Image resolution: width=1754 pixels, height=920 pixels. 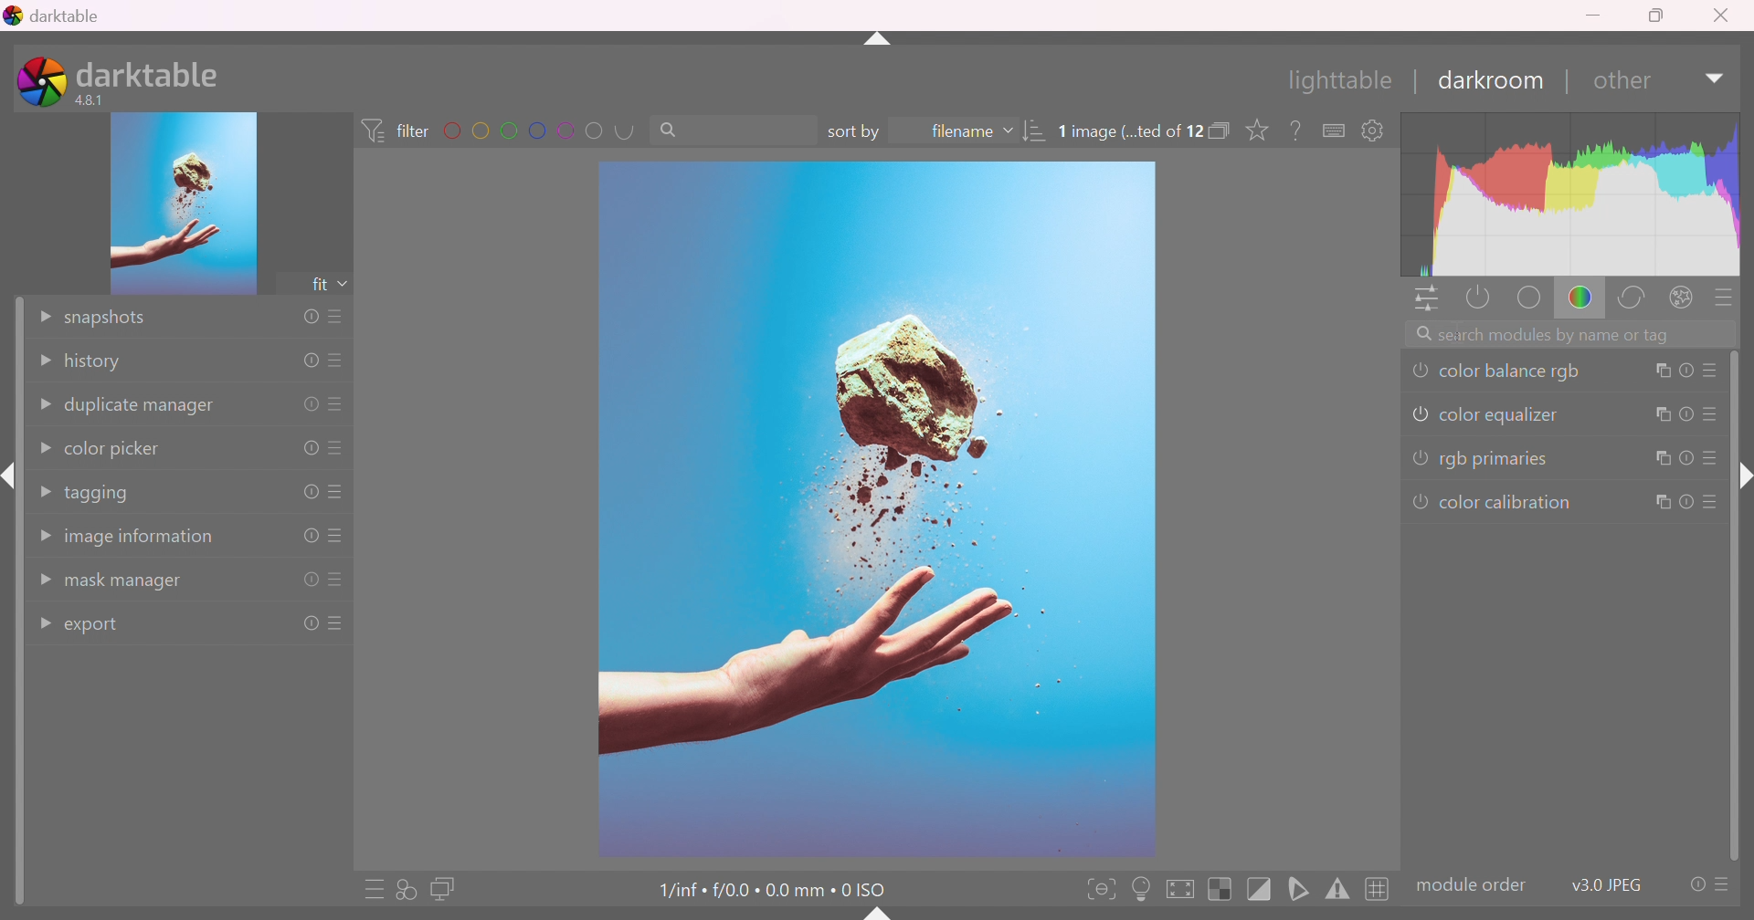 What do you see at coordinates (47, 403) in the screenshot?
I see `Drop Down` at bounding box center [47, 403].